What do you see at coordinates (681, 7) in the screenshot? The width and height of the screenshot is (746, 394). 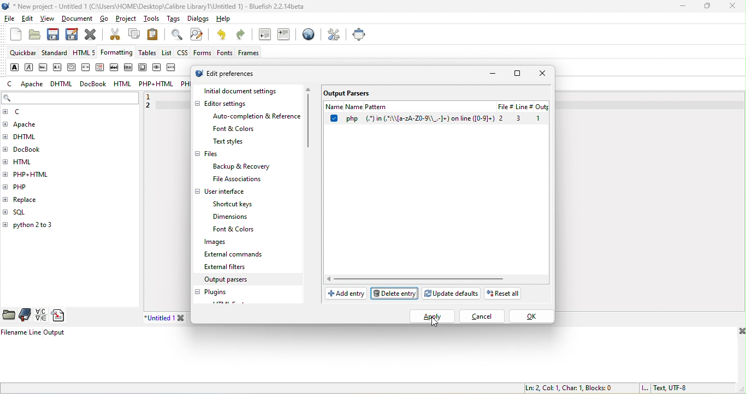 I see `minimize` at bounding box center [681, 7].